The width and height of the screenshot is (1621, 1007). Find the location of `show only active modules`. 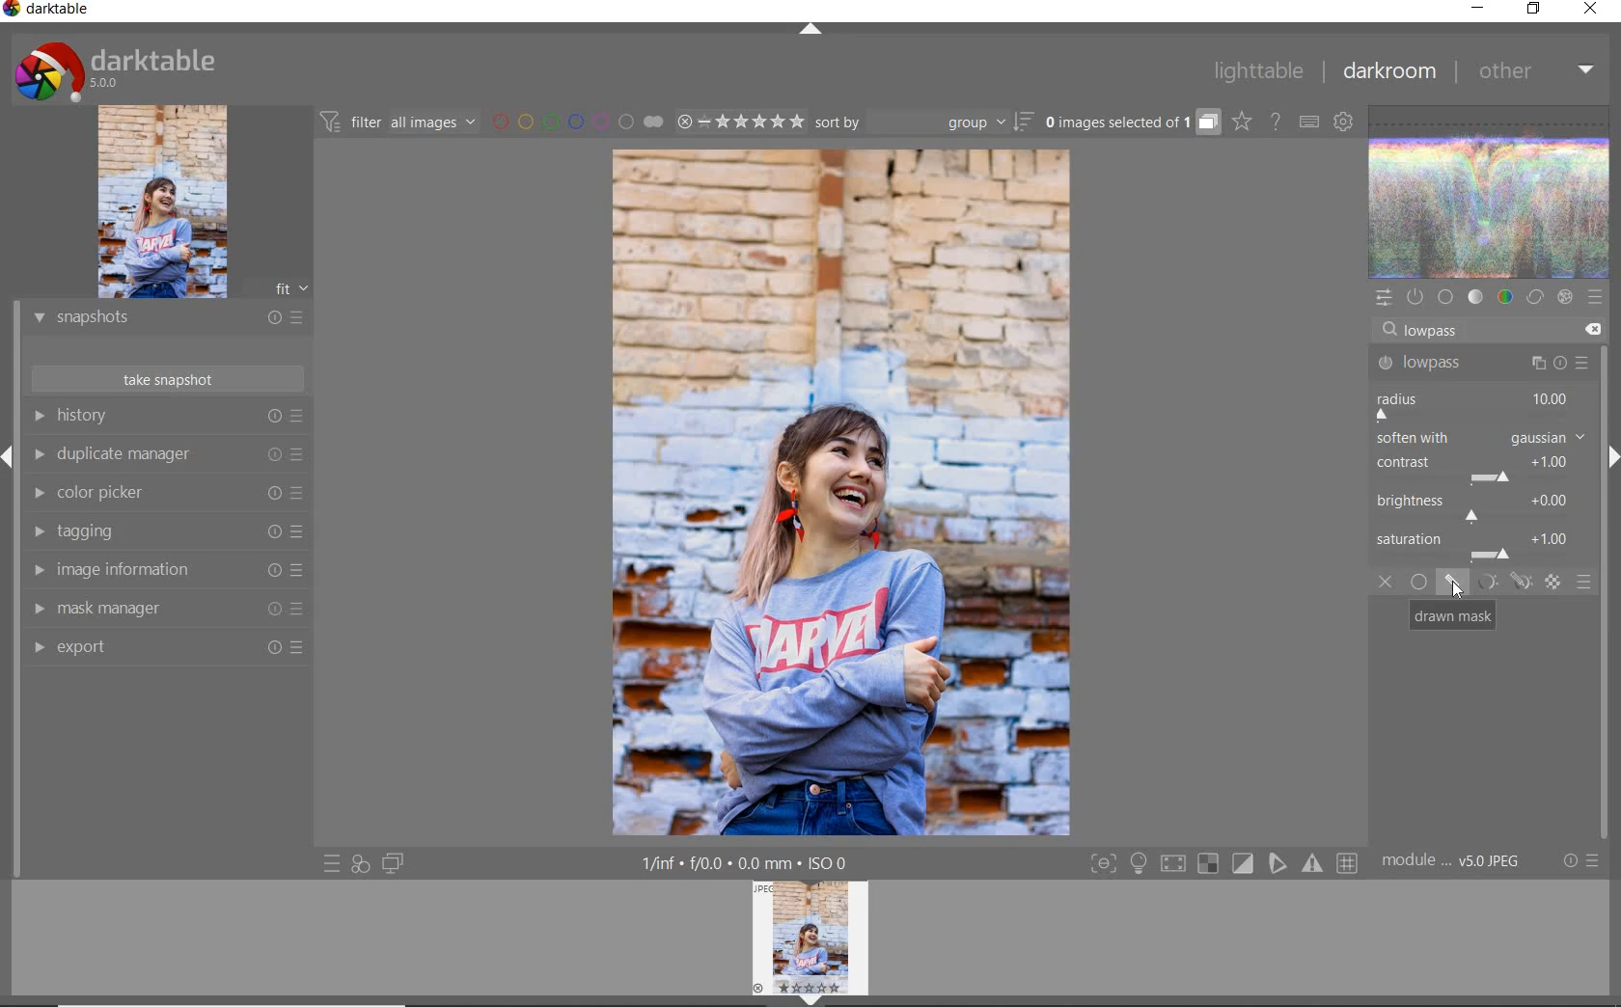

show only active modules is located at coordinates (1415, 298).